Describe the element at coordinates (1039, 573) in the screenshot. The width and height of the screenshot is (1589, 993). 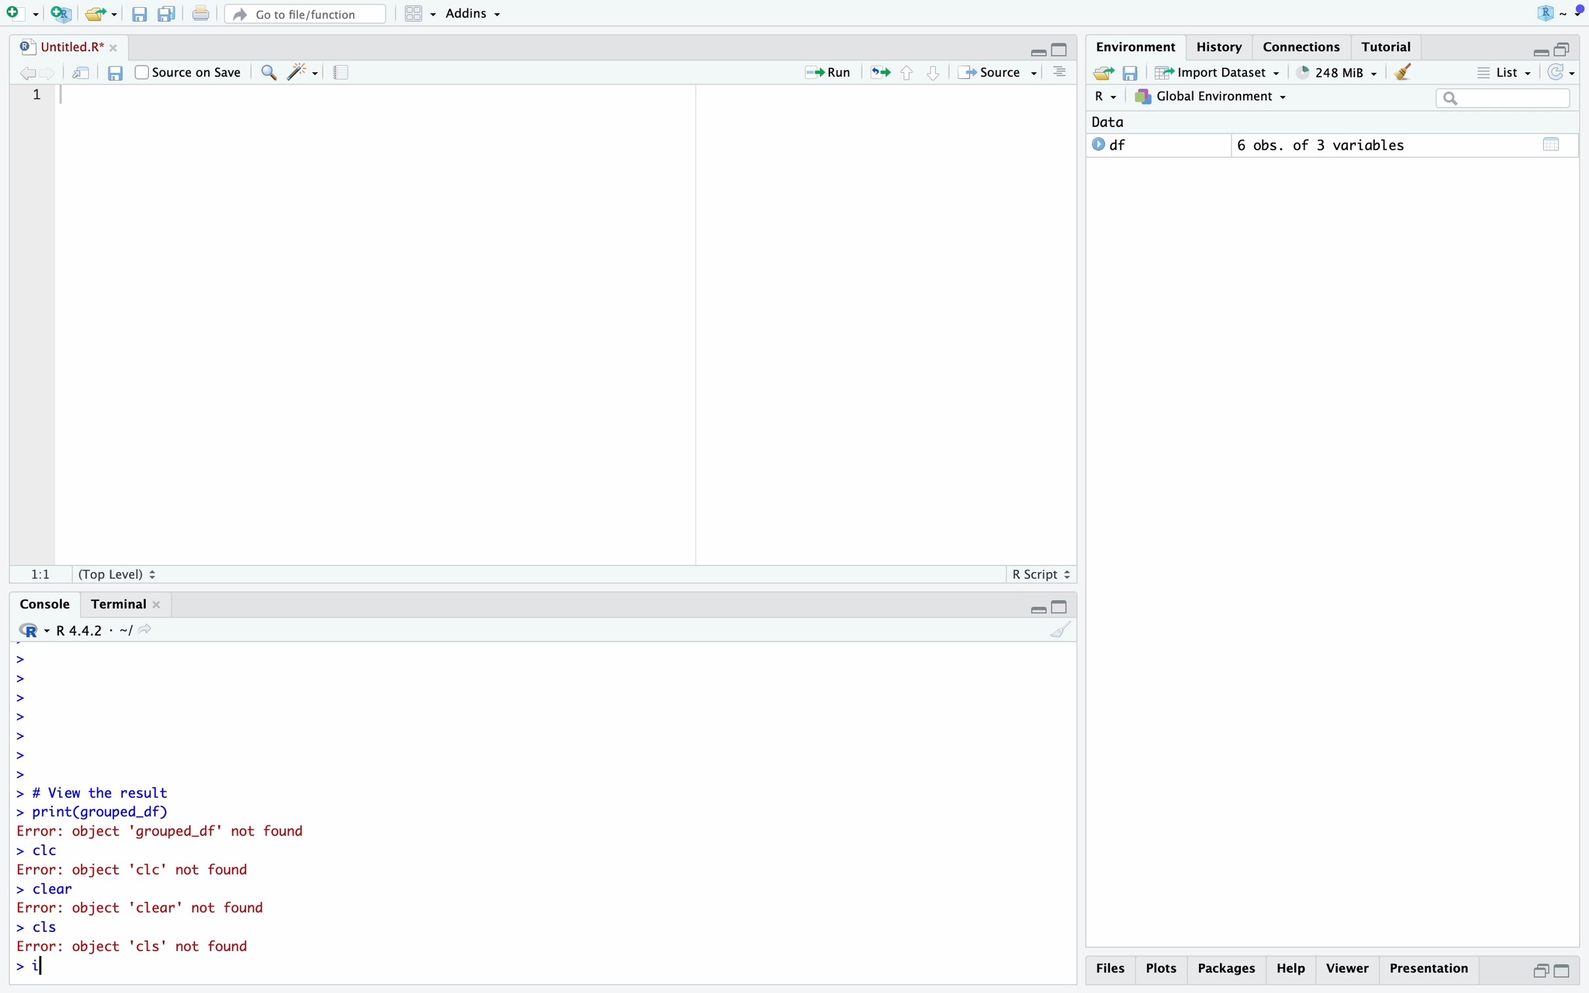
I see `R Script` at that location.